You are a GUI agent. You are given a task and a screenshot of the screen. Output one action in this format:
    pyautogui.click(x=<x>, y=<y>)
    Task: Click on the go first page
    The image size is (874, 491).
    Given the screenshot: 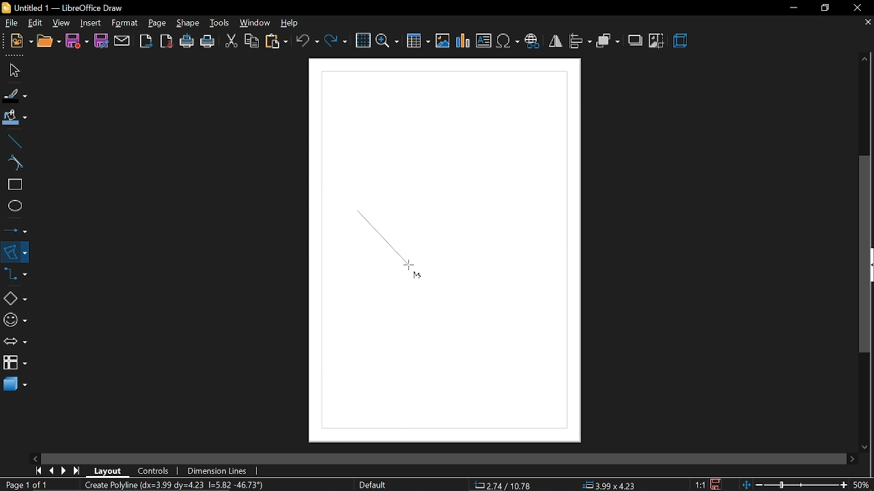 What is the action you would take?
    pyautogui.click(x=38, y=471)
    